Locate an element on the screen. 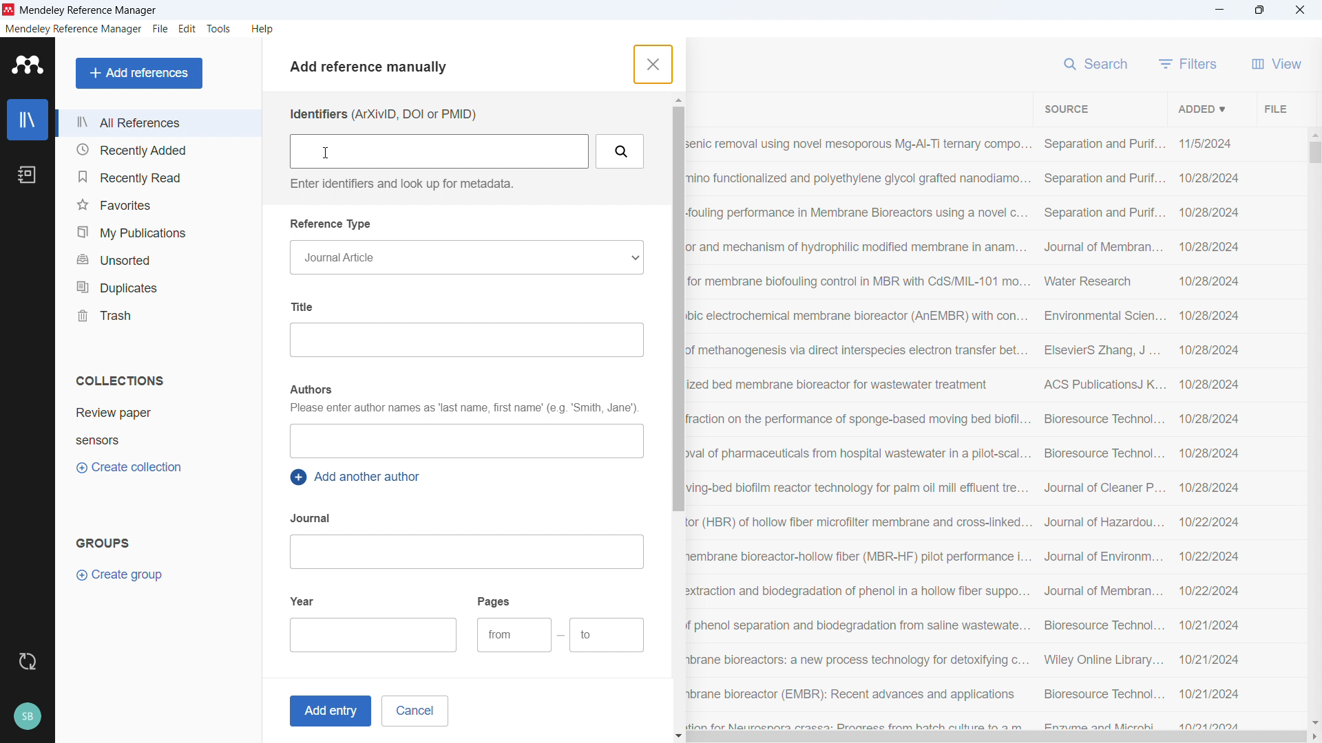 This screenshot has height=743, width=1322. Duplicates  is located at coordinates (158, 286).